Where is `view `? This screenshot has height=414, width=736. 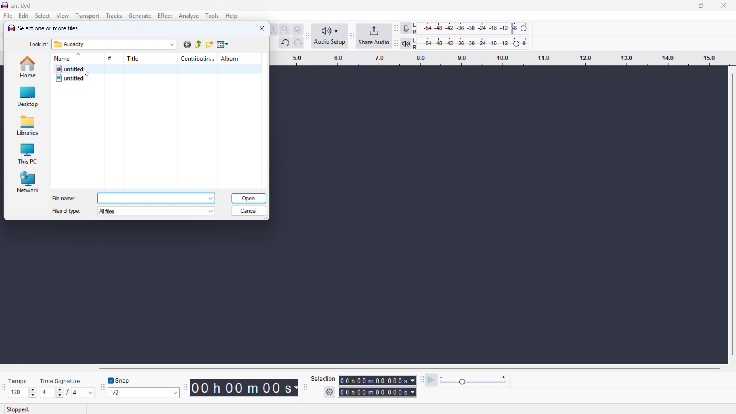
view  is located at coordinates (62, 16).